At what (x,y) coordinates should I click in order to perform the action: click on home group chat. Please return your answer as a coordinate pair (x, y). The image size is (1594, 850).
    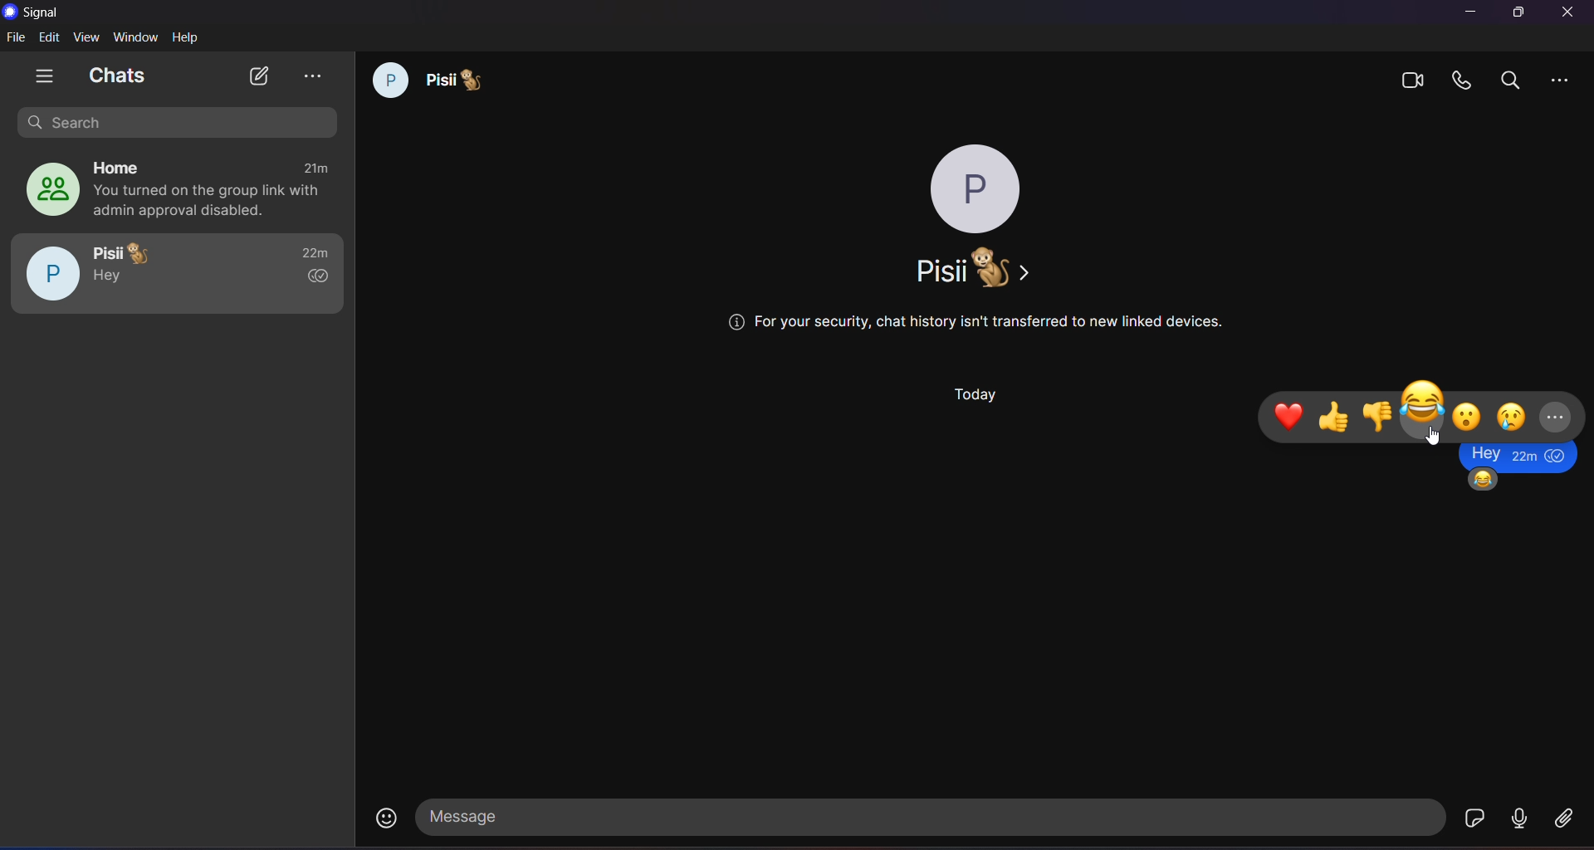
    Looking at the image, I should click on (173, 191).